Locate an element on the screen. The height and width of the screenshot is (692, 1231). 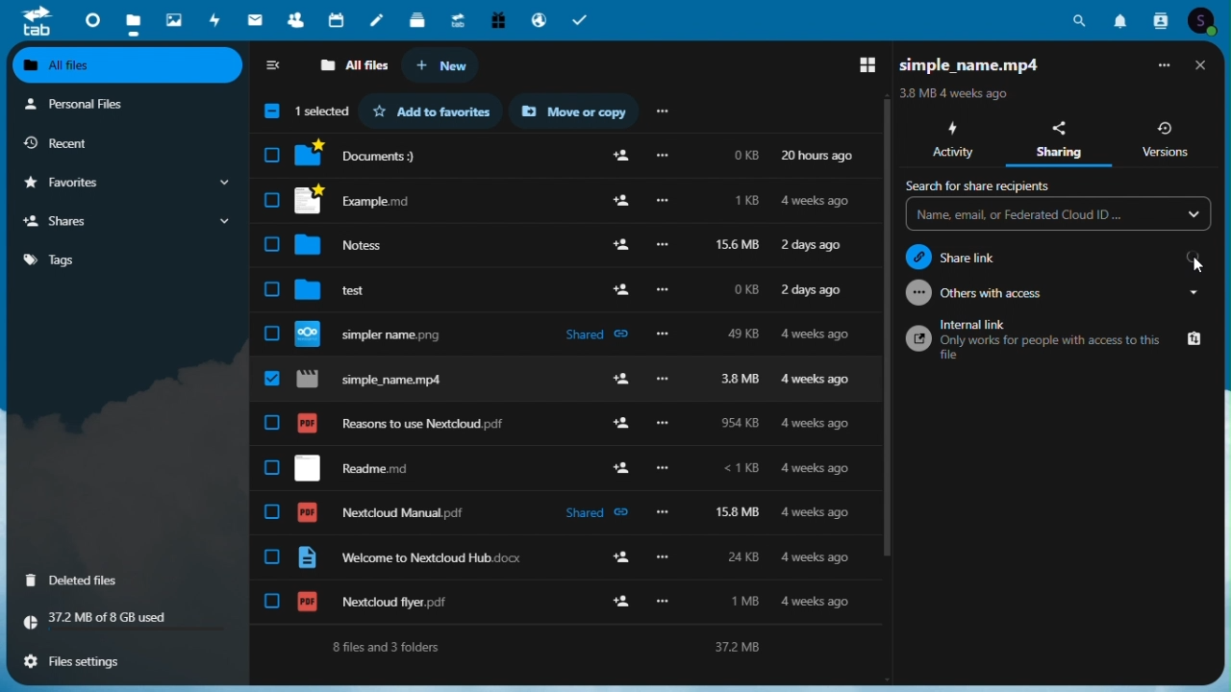
cursor is located at coordinates (1194, 269).